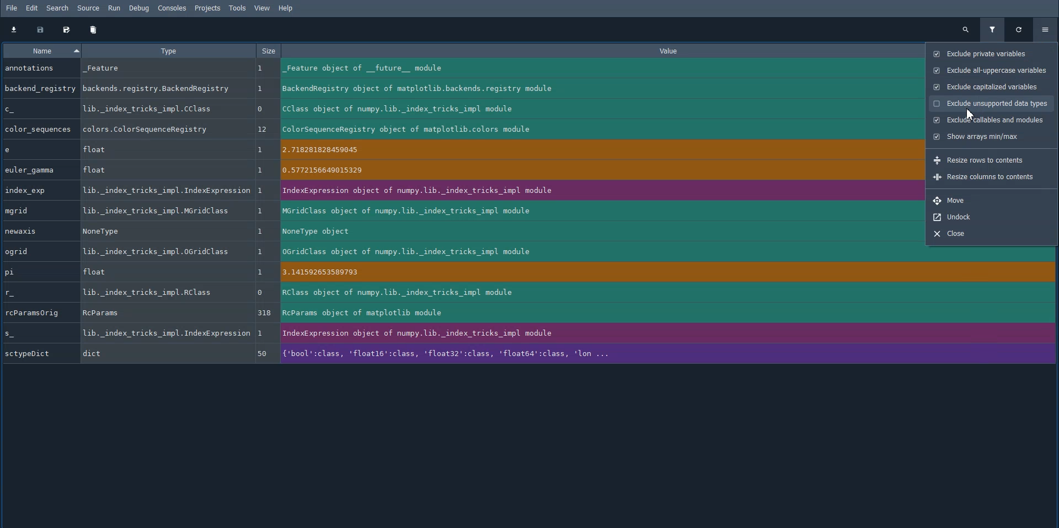 The width and height of the screenshot is (1059, 528). Describe the element at coordinates (58, 8) in the screenshot. I see `Search` at that location.